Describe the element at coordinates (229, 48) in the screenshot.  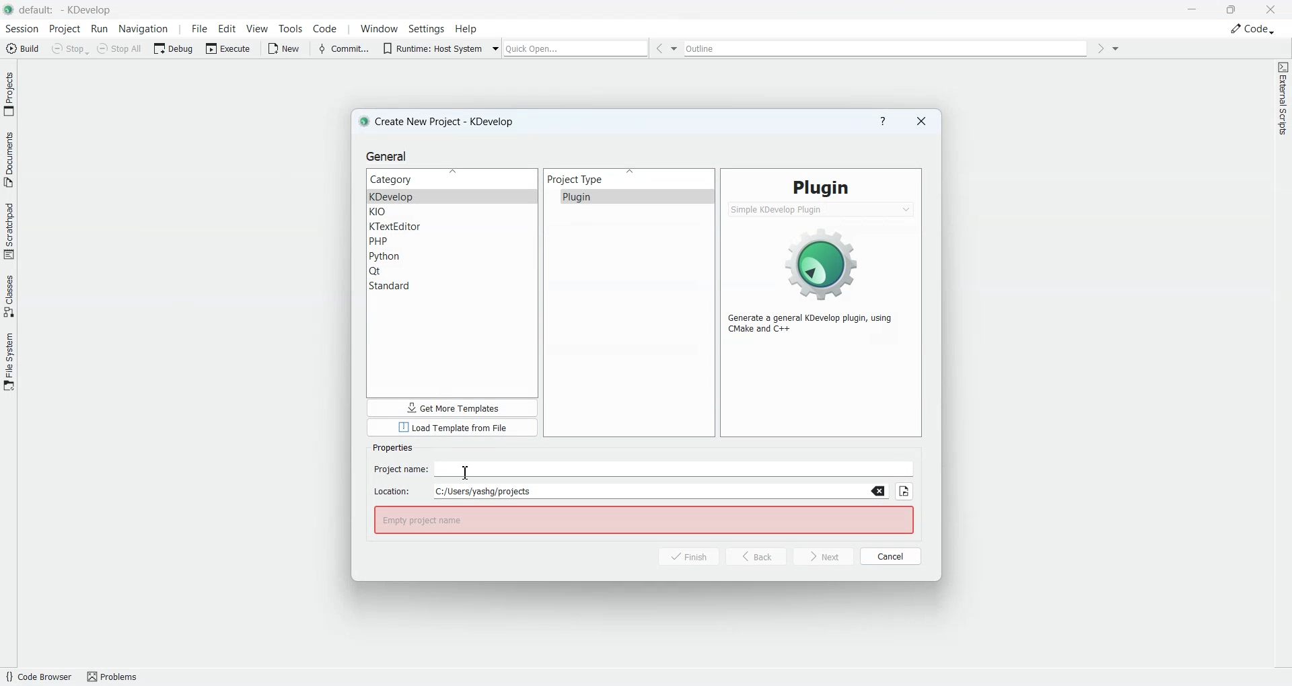
I see `Execute` at that location.